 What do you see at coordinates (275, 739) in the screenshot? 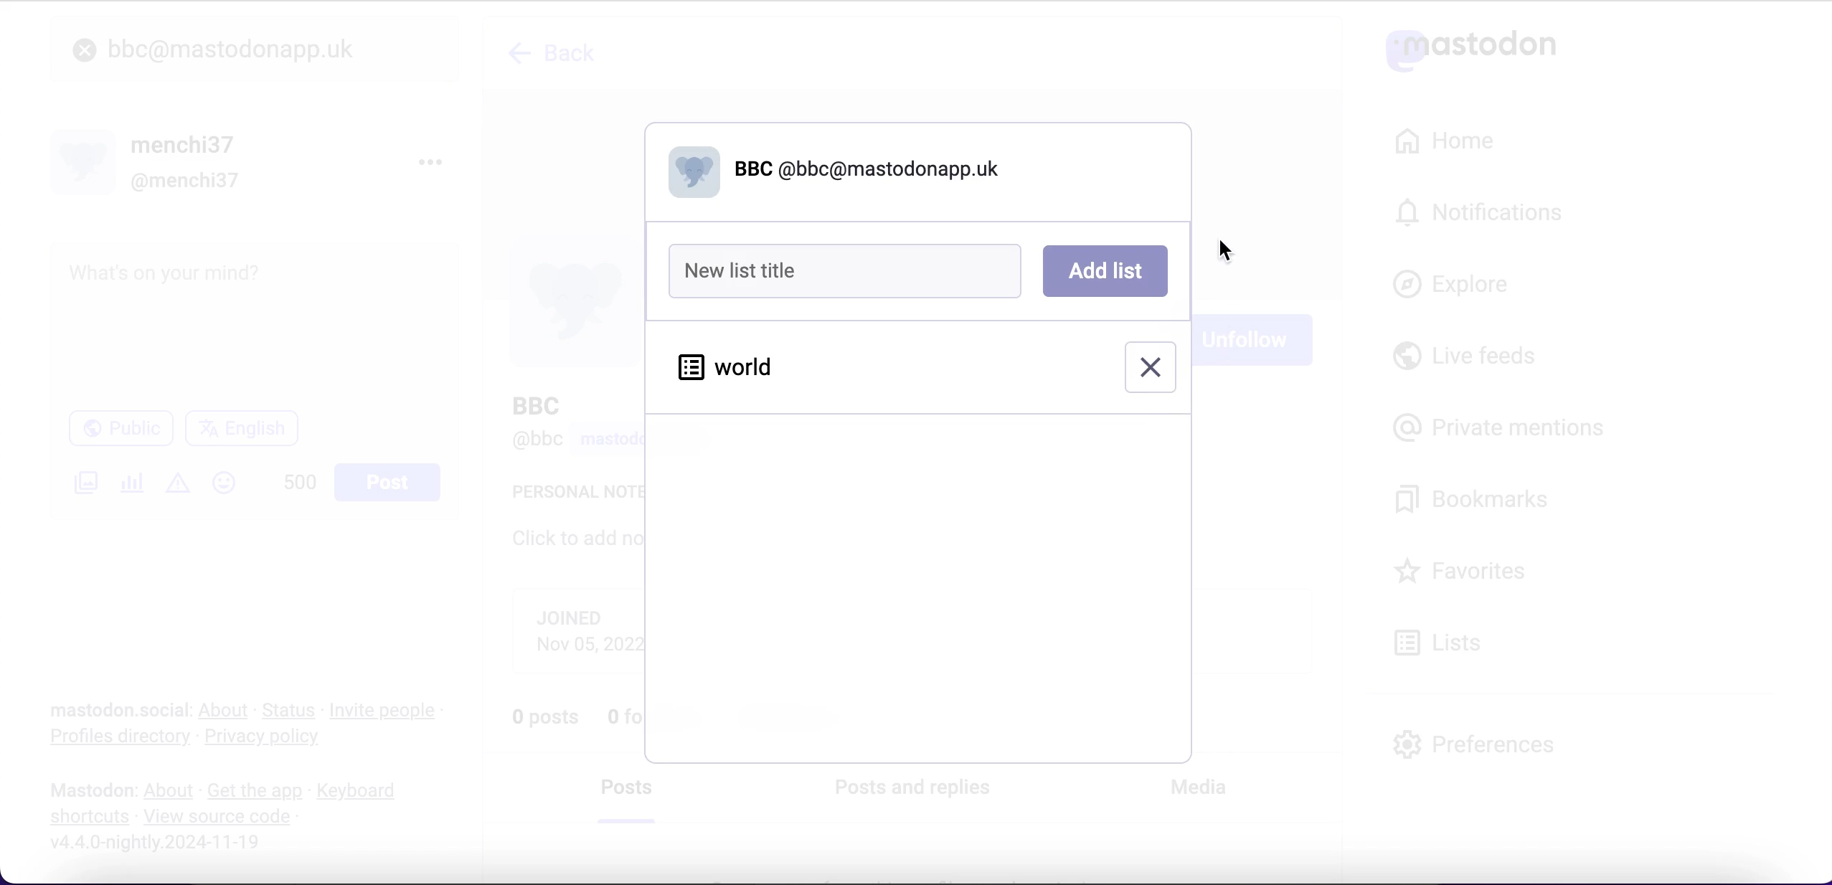
I see `privacy policy` at bounding box center [275, 739].